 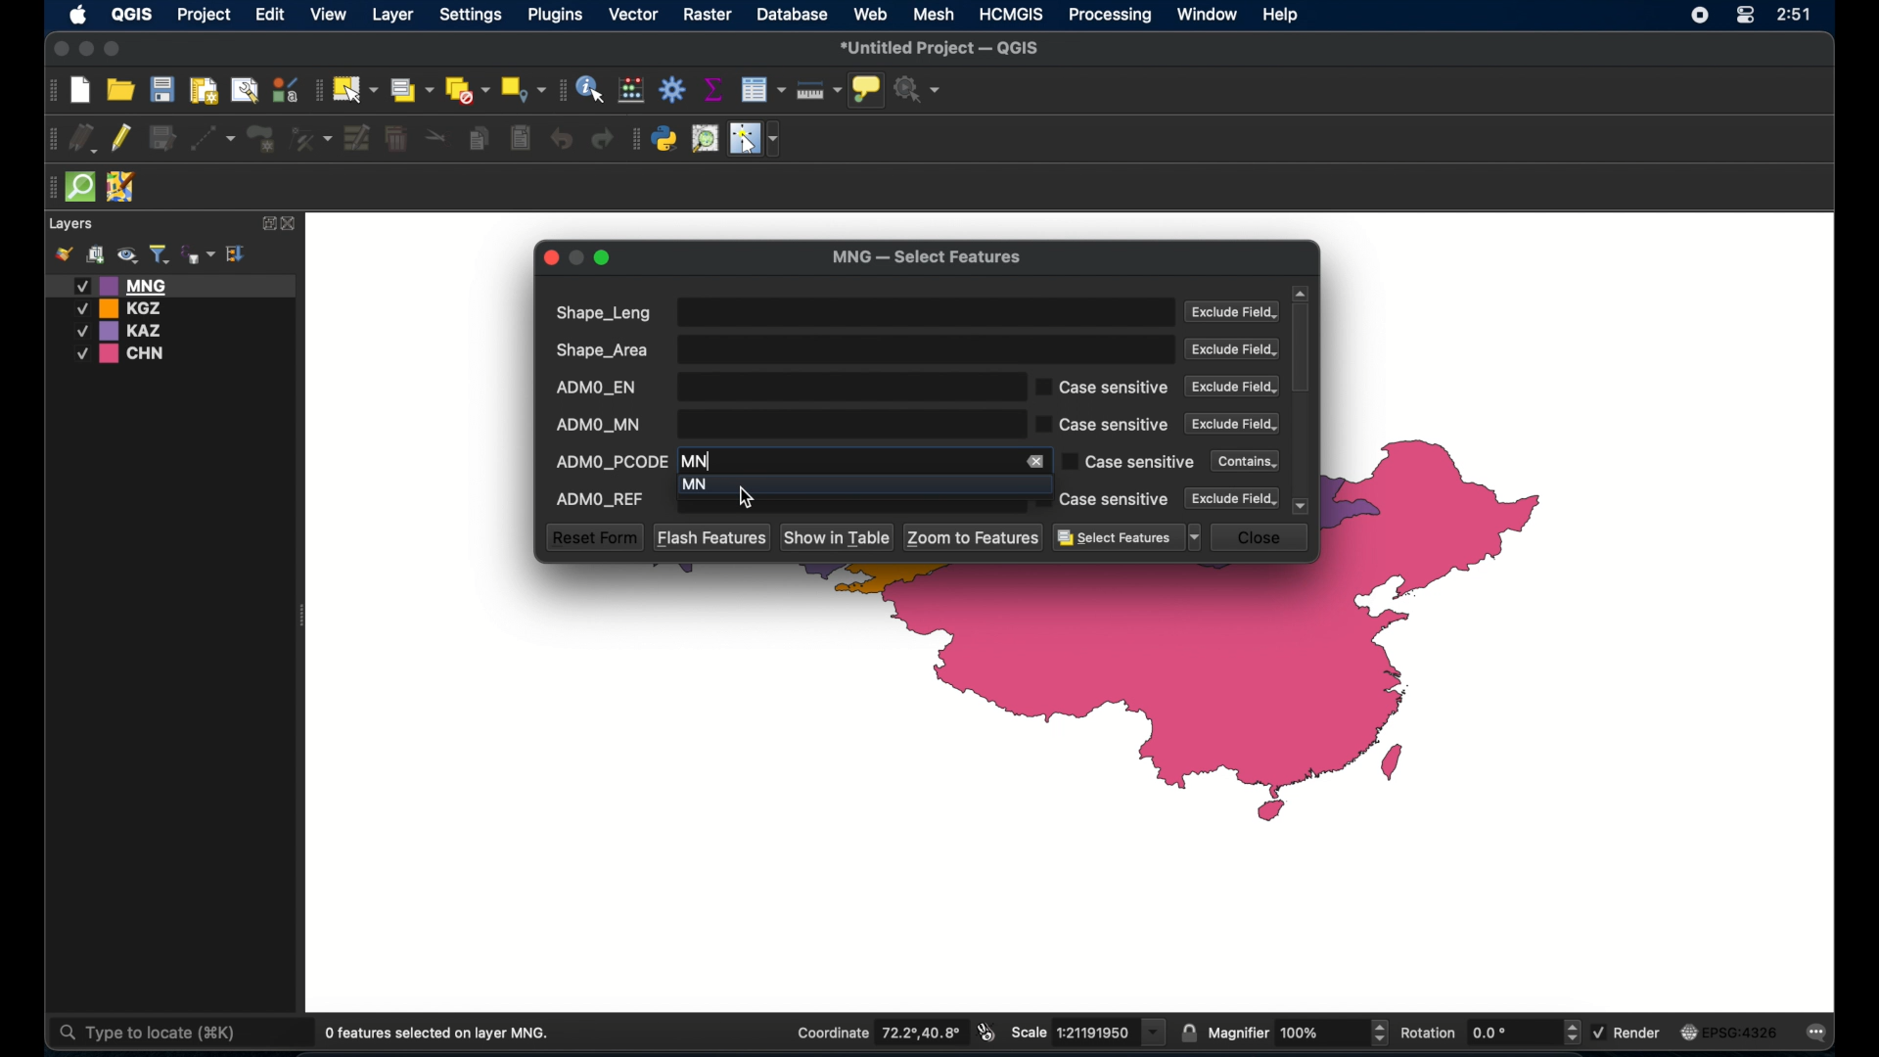 I want to click on project toolbar, so click(x=49, y=91).